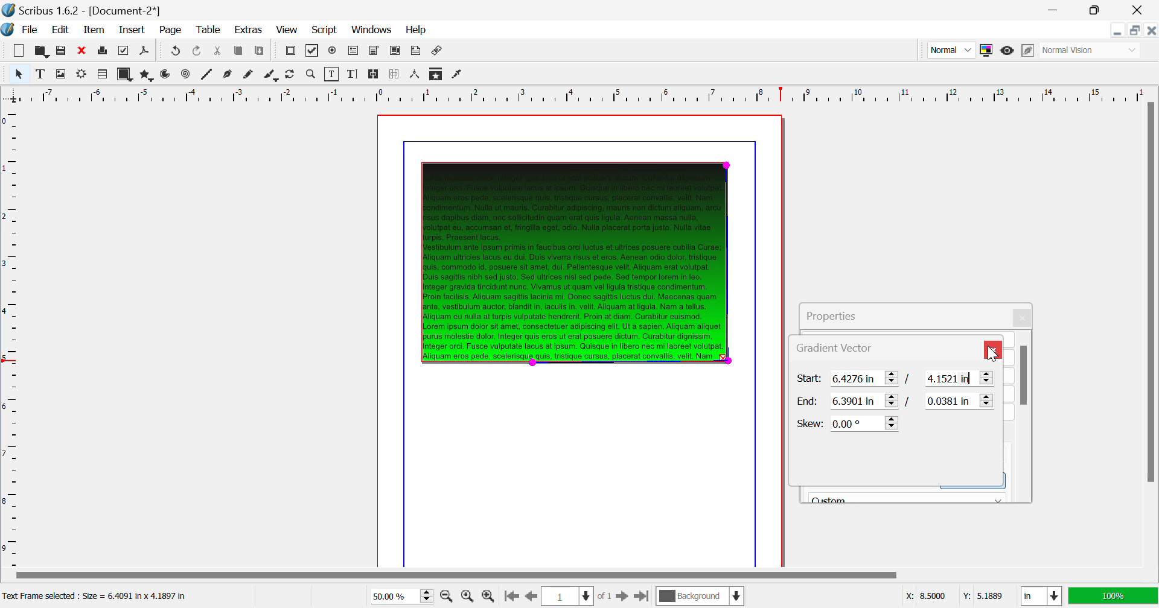 The width and height of the screenshot is (1159, 608). I want to click on Properties, so click(845, 314).